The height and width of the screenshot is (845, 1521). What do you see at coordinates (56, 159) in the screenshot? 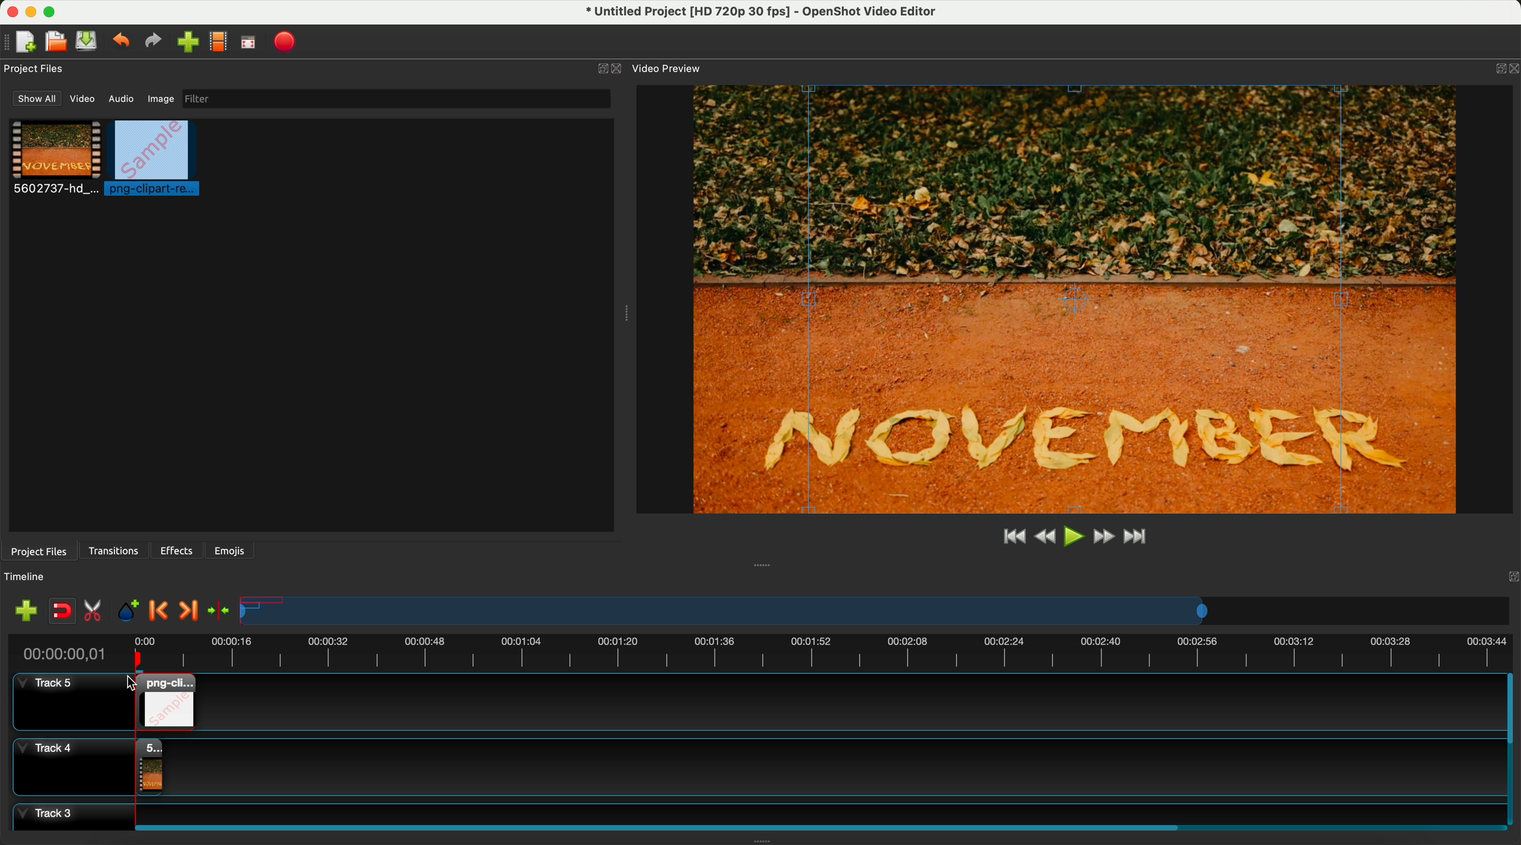
I see `video` at bounding box center [56, 159].